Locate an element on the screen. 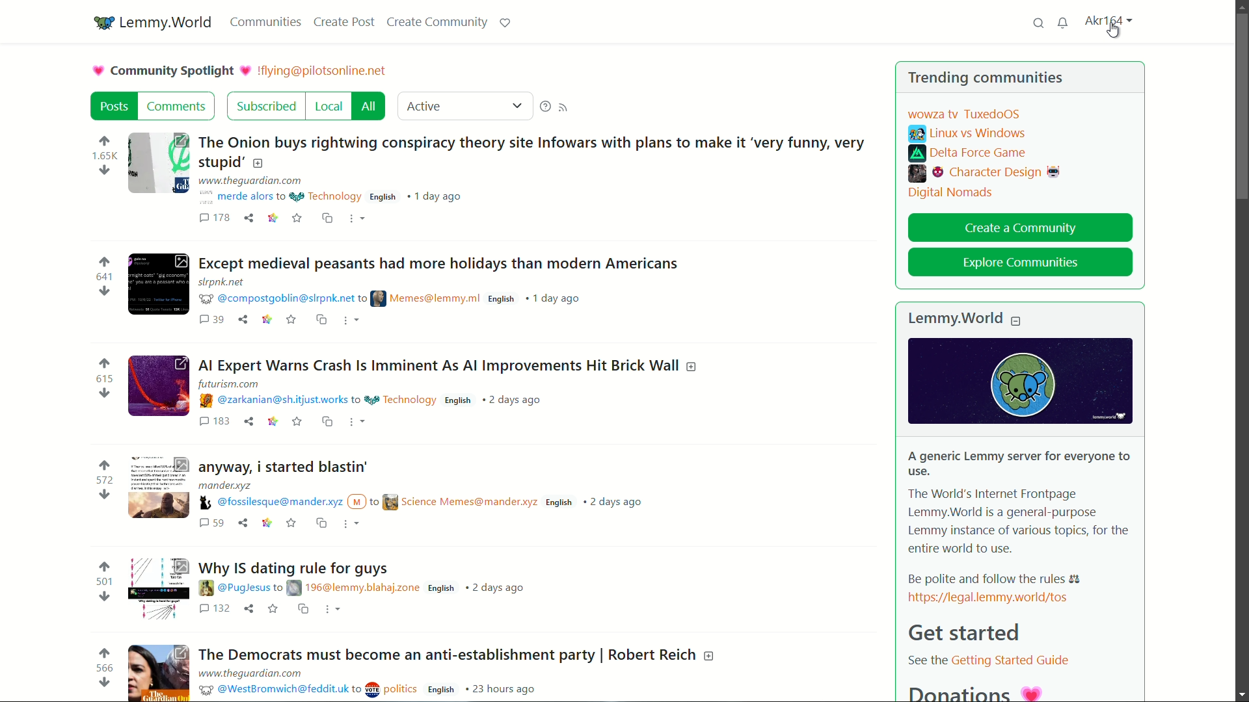  downvote is located at coordinates (104, 494).